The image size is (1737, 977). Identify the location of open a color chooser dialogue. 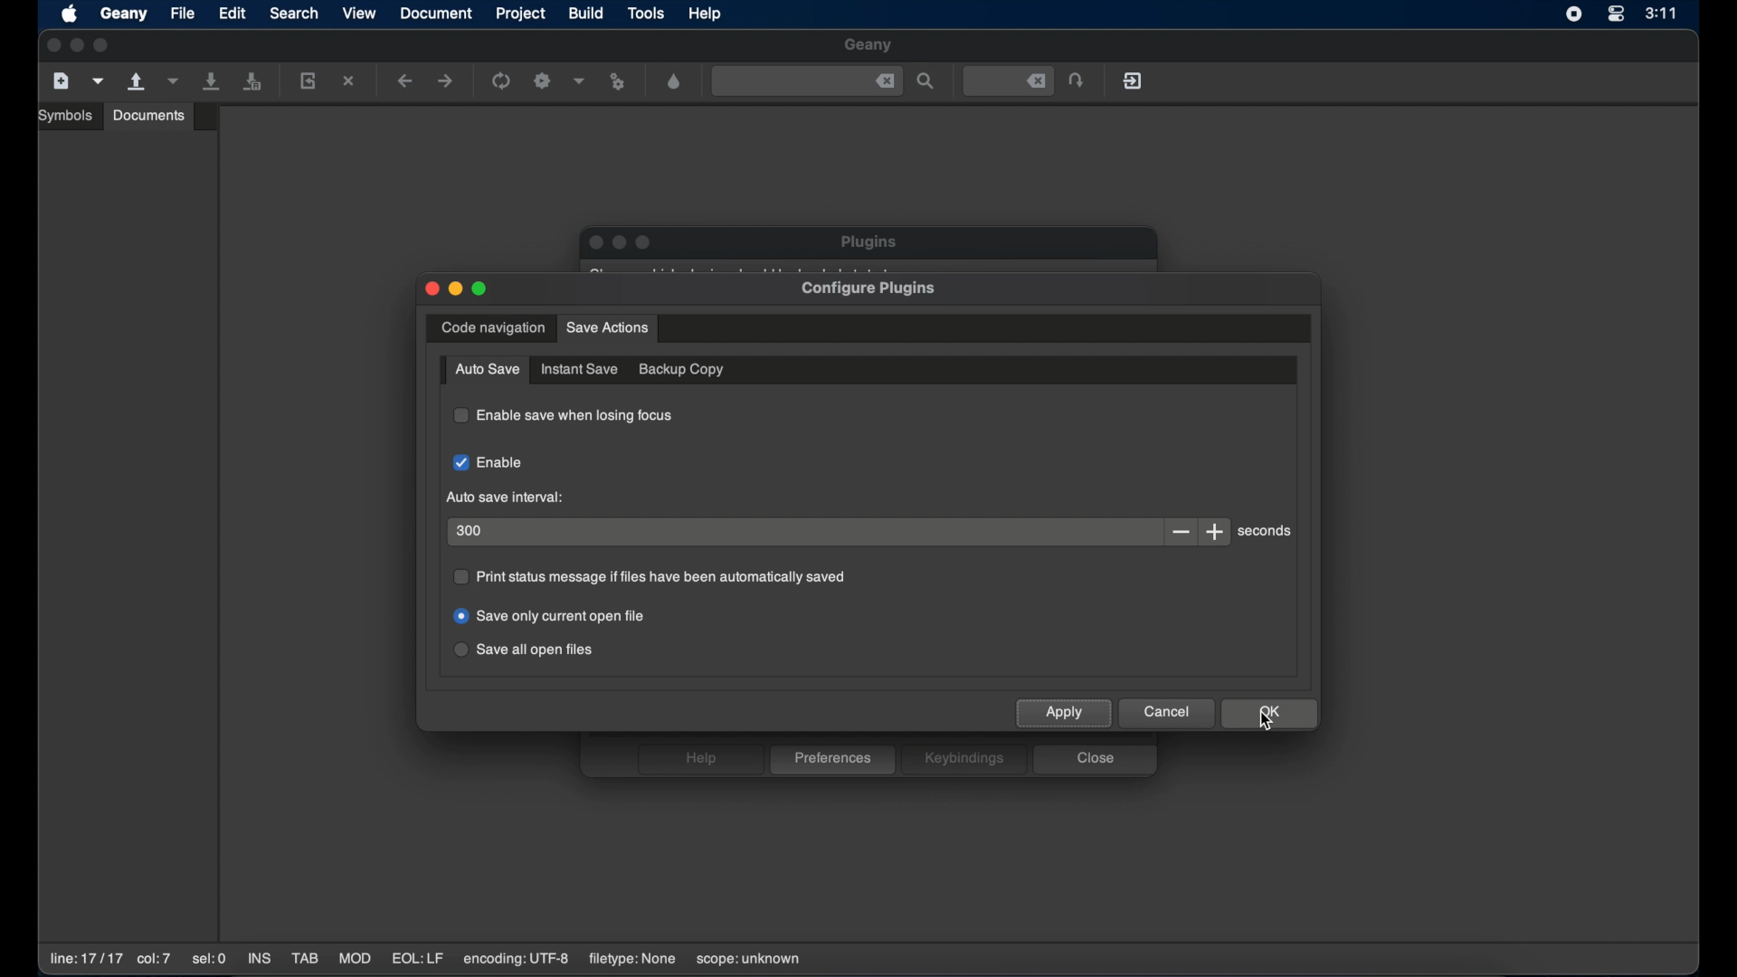
(675, 82).